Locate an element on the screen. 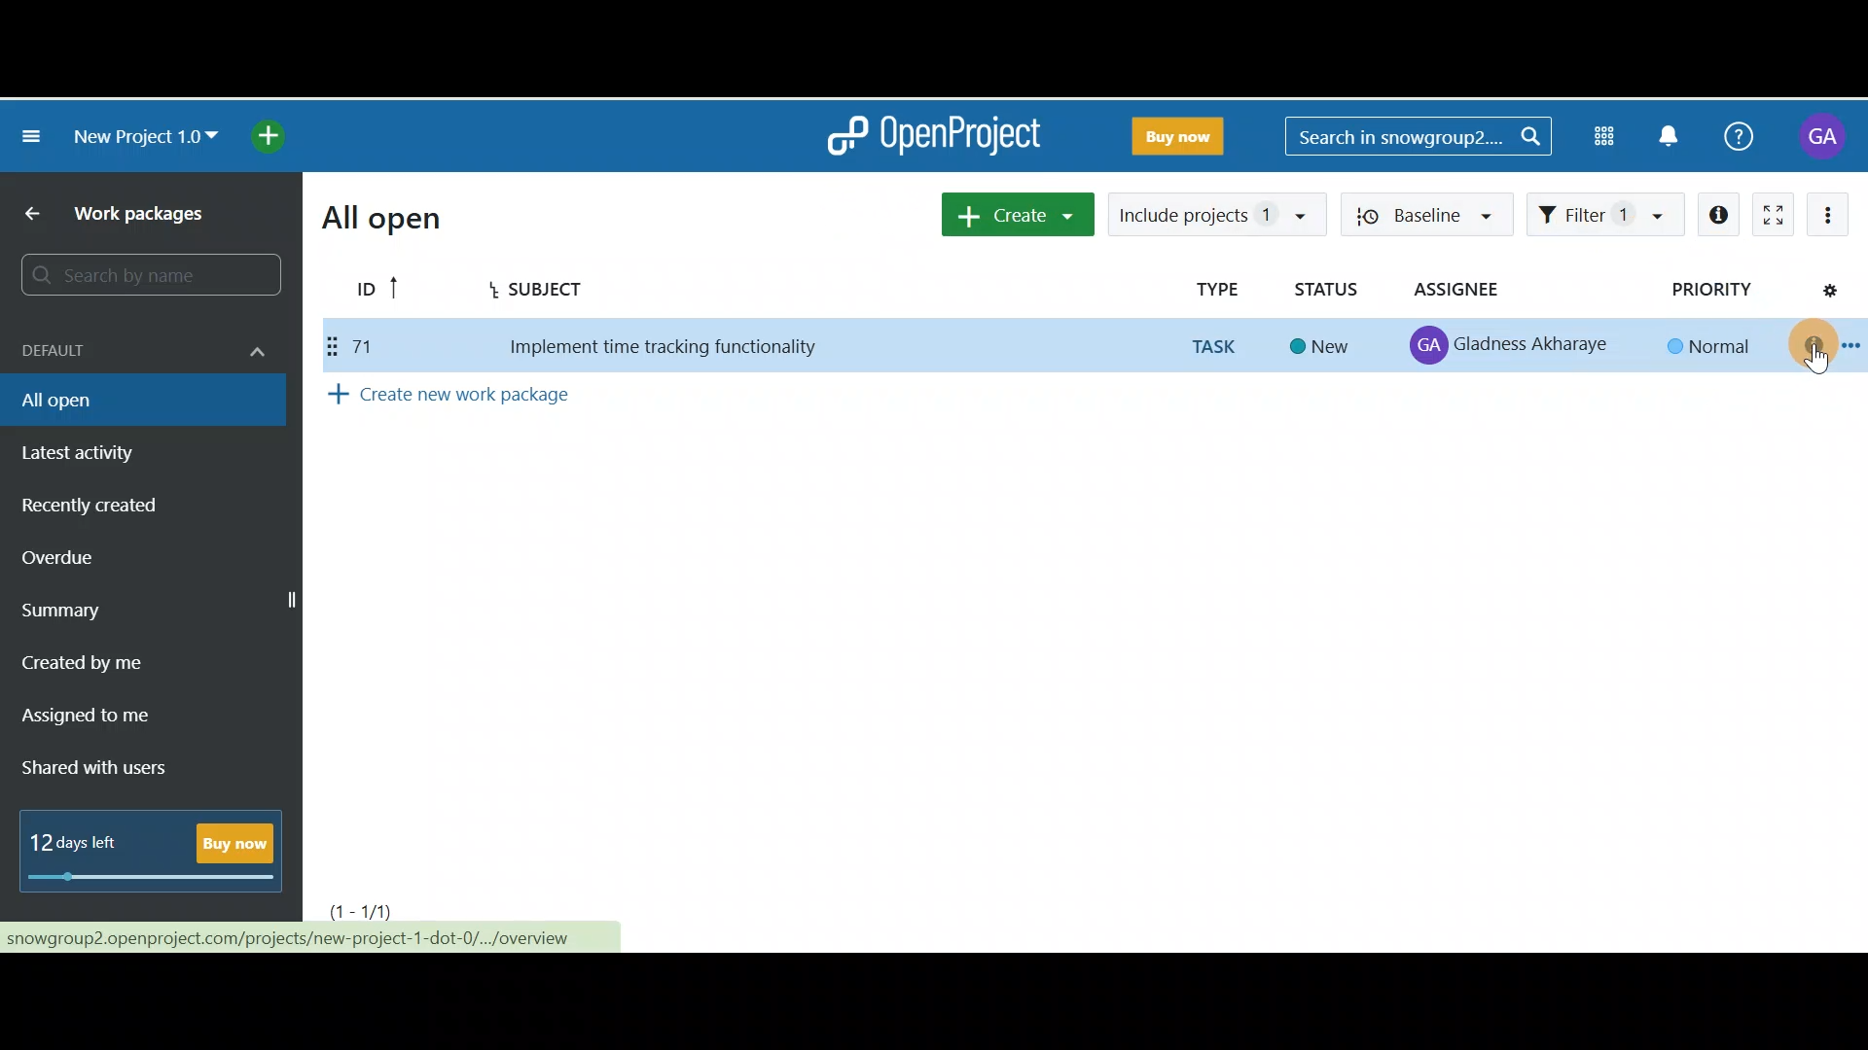  Activate zen mode is located at coordinates (1776, 215).